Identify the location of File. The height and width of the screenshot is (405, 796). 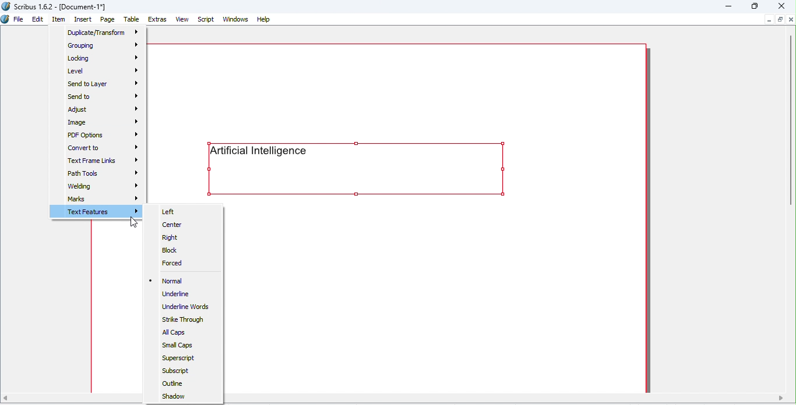
(18, 20).